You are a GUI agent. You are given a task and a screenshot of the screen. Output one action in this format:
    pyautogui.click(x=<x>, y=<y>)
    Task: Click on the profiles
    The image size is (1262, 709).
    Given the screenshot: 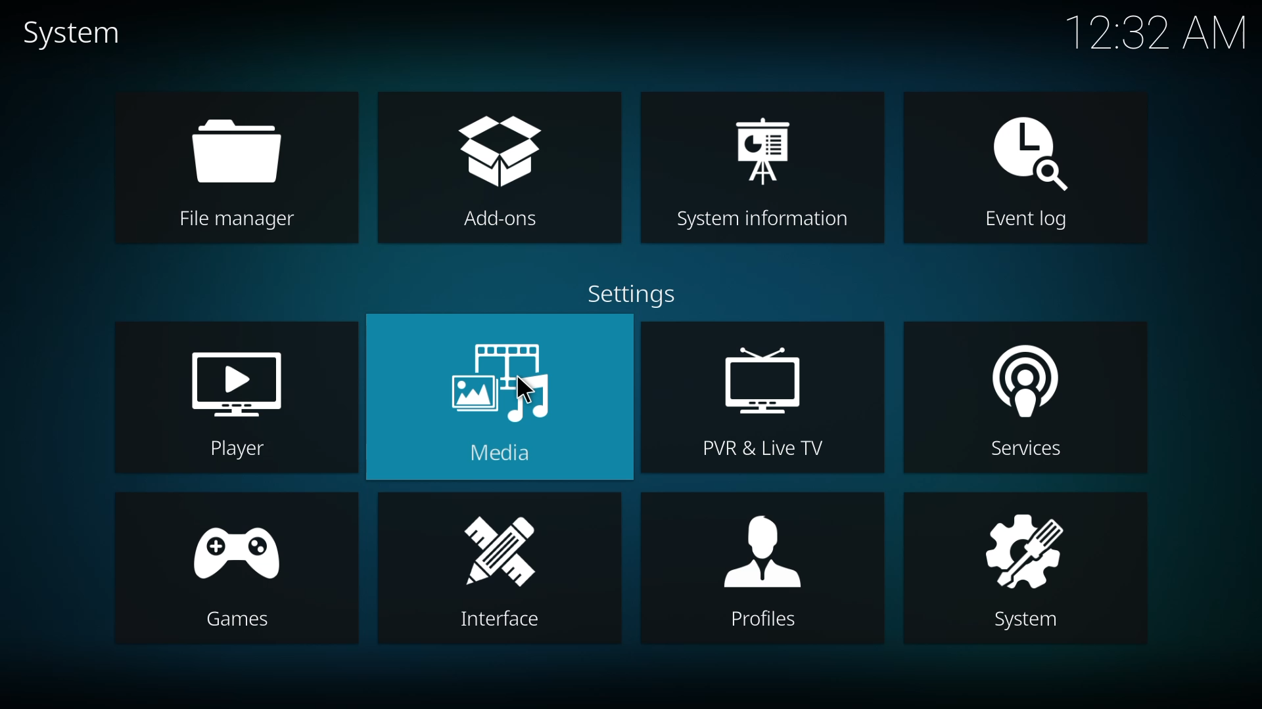 What is the action you would take?
    pyautogui.click(x=758, y=569)
    